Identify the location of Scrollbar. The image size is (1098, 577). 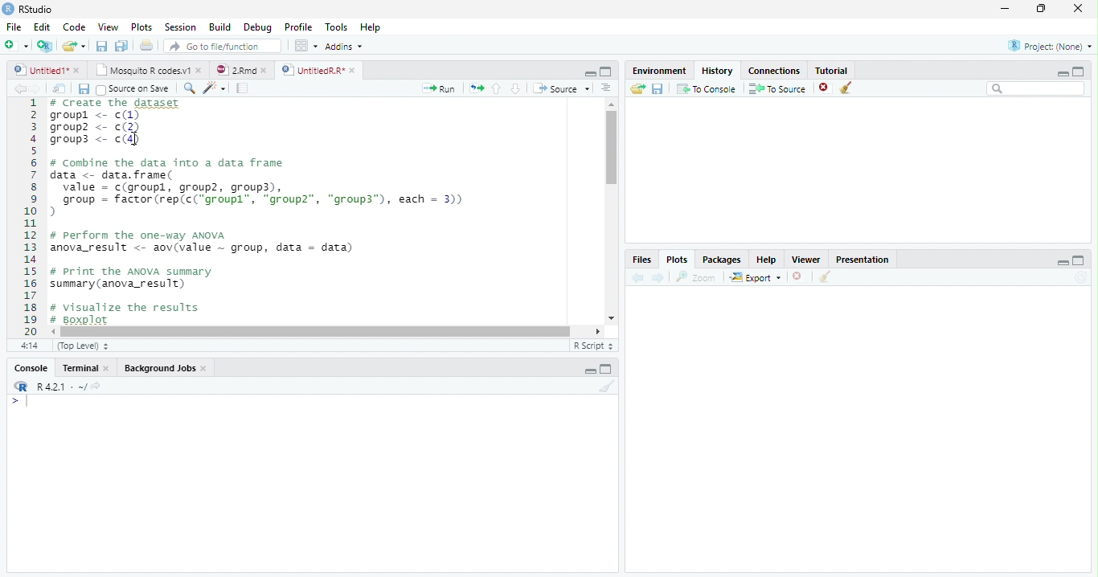
(328, 330).